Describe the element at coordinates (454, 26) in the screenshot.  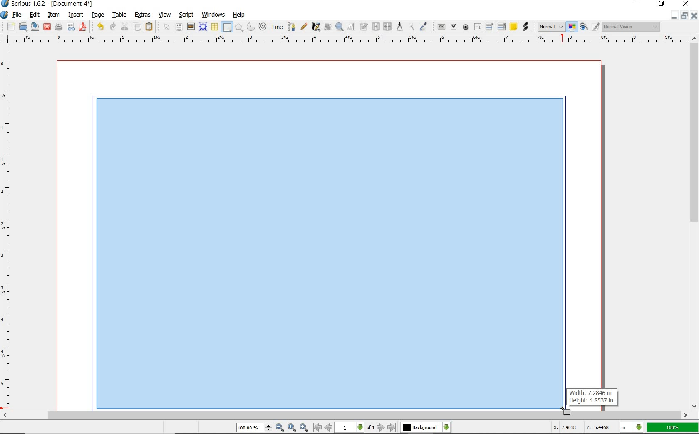
I see `pdf check box` at that location.